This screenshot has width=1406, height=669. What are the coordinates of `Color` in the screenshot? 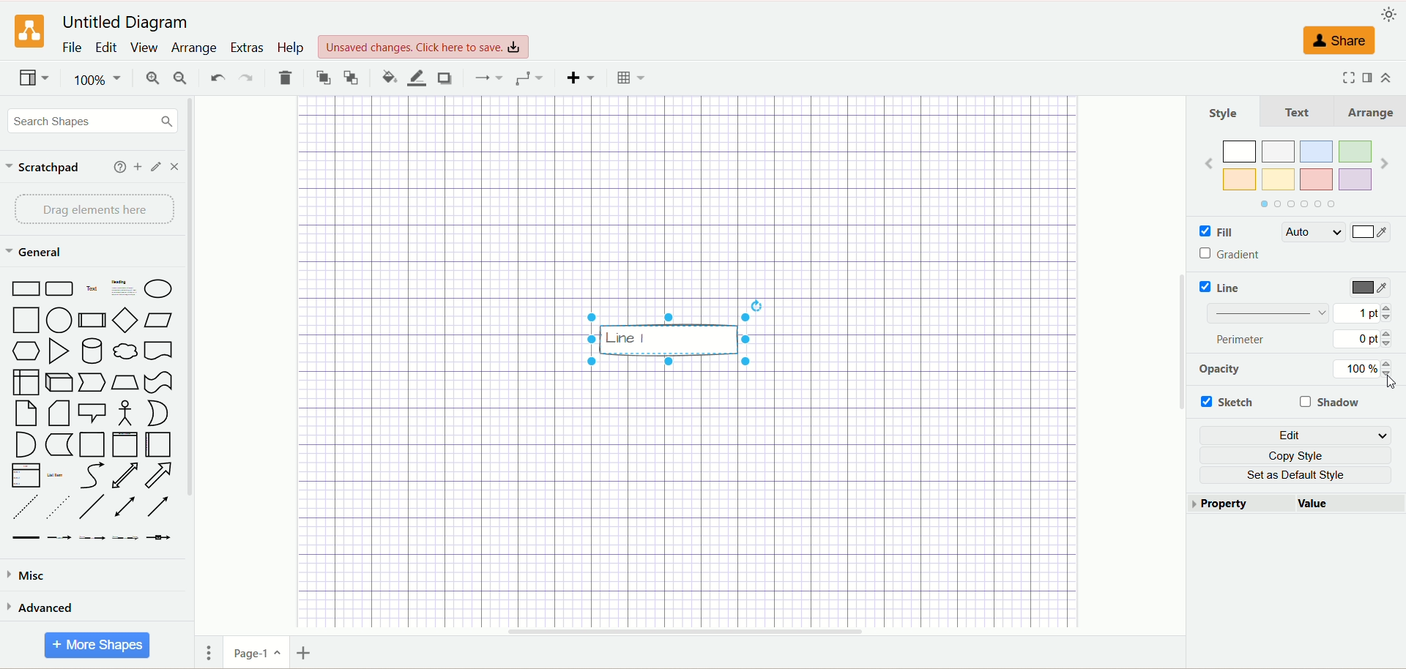 It's located at (1374, 235).